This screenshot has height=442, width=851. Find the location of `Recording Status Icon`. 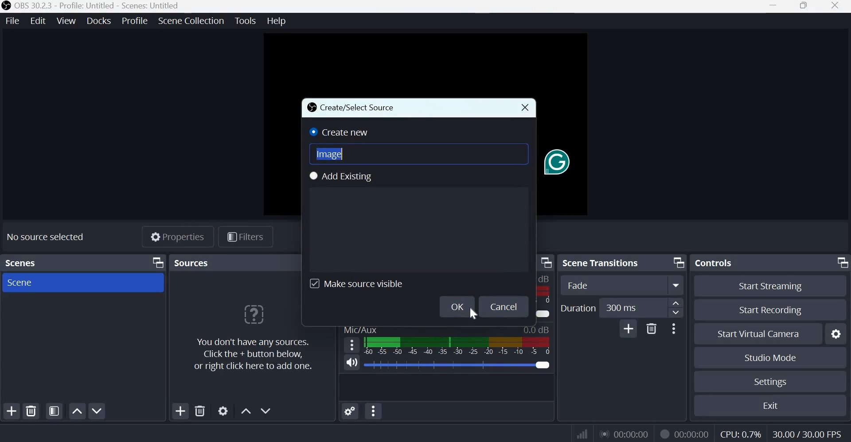

Recording Status Icon is located at coordinates (664, 434).